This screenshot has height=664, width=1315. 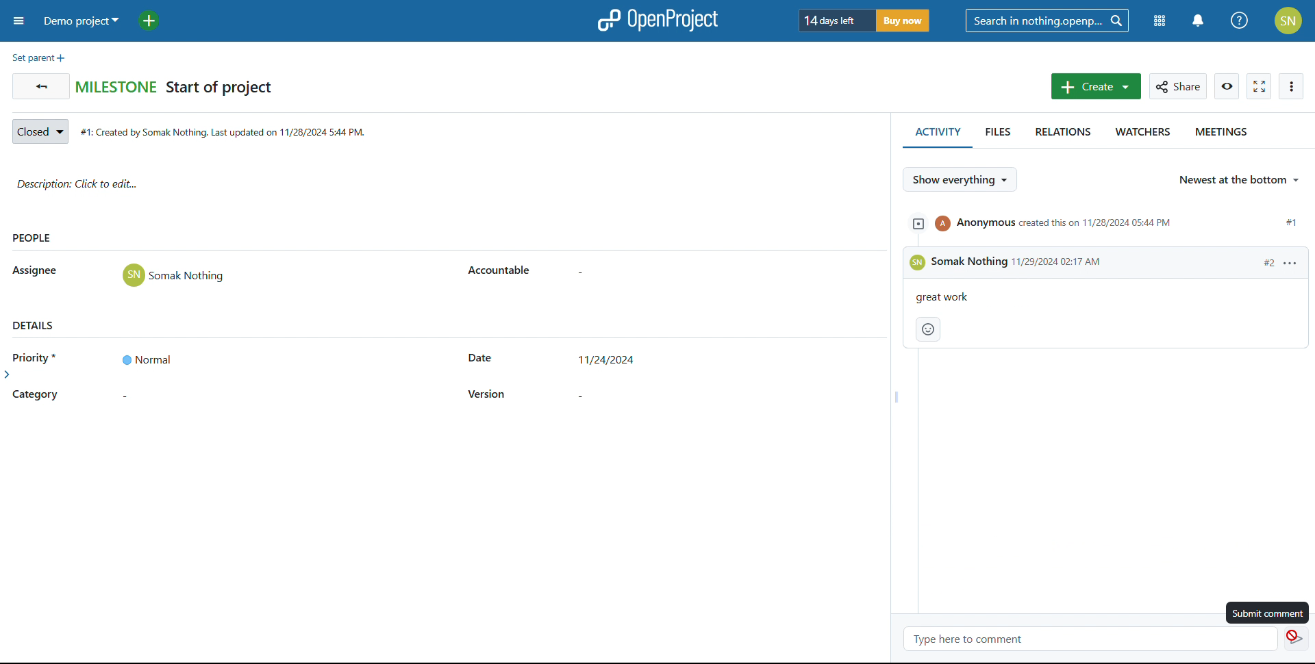 I want to click on create, so click(x=1097, y=86).